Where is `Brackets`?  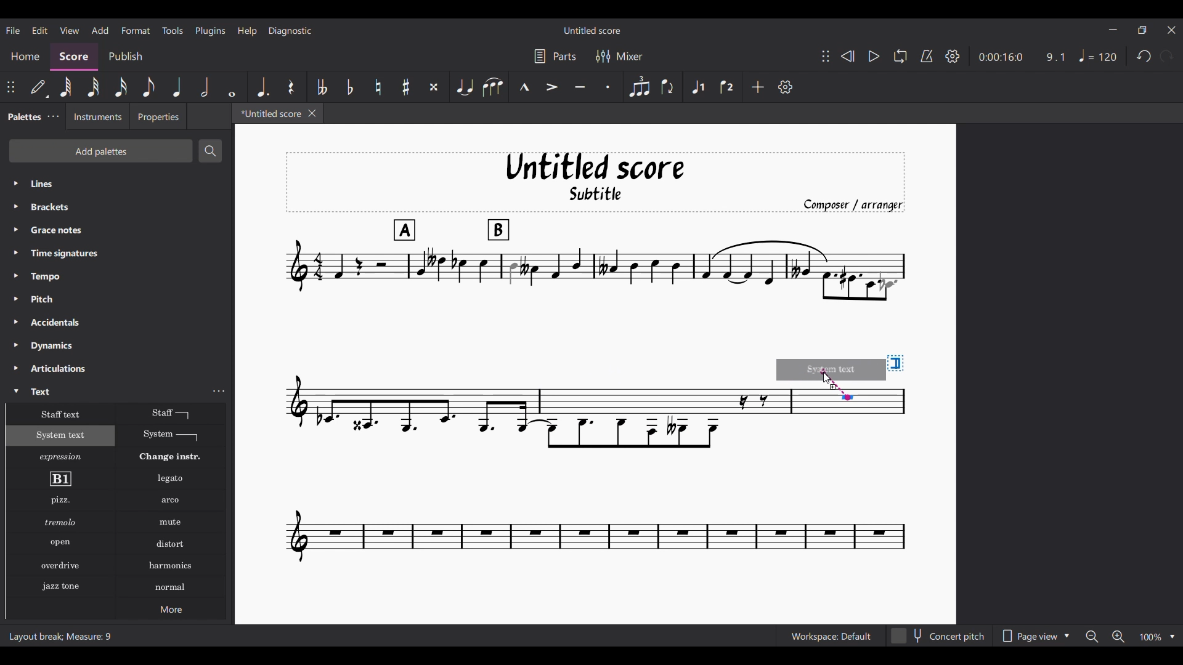
Brackets is located at coordinates (116, 207).